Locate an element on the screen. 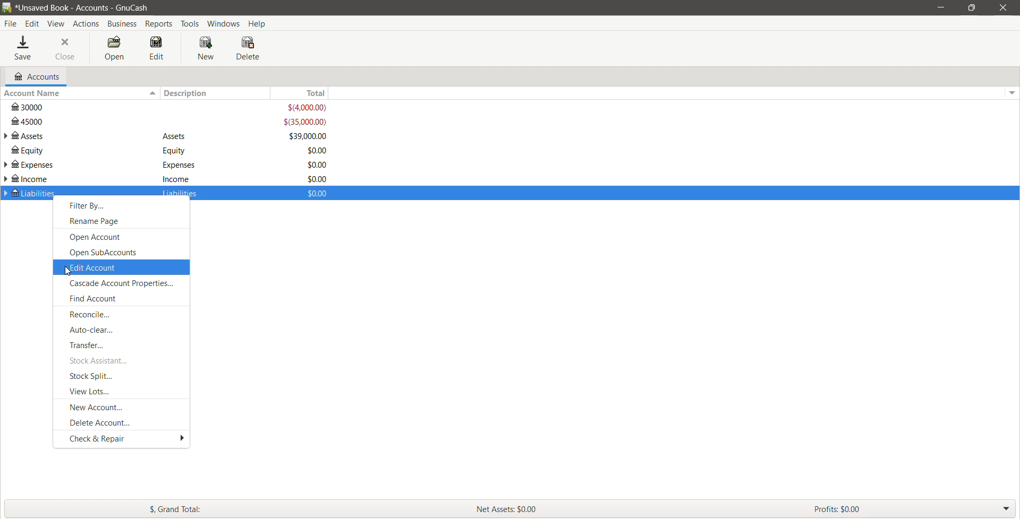  Windows is located at coordinates (224, 23).